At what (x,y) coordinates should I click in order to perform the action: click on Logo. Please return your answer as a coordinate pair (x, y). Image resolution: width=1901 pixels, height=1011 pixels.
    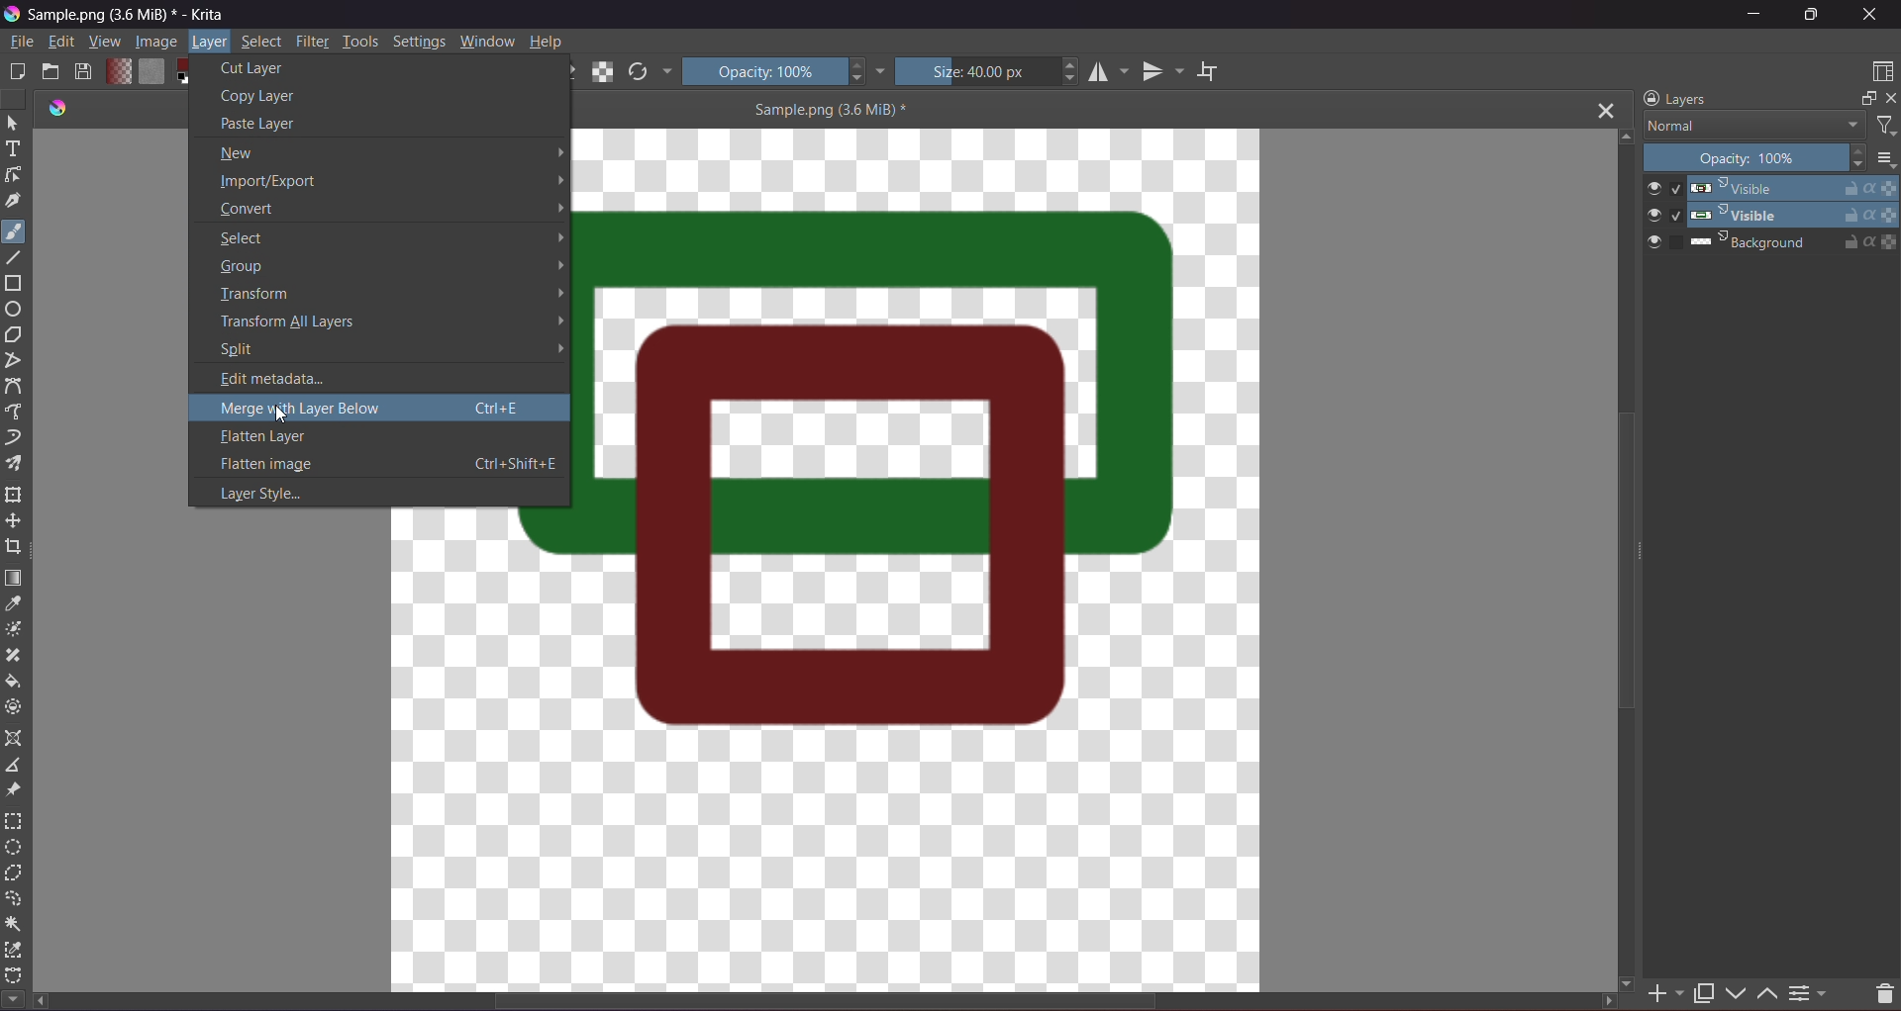
    Looking at the image, I should click on (54, 108).